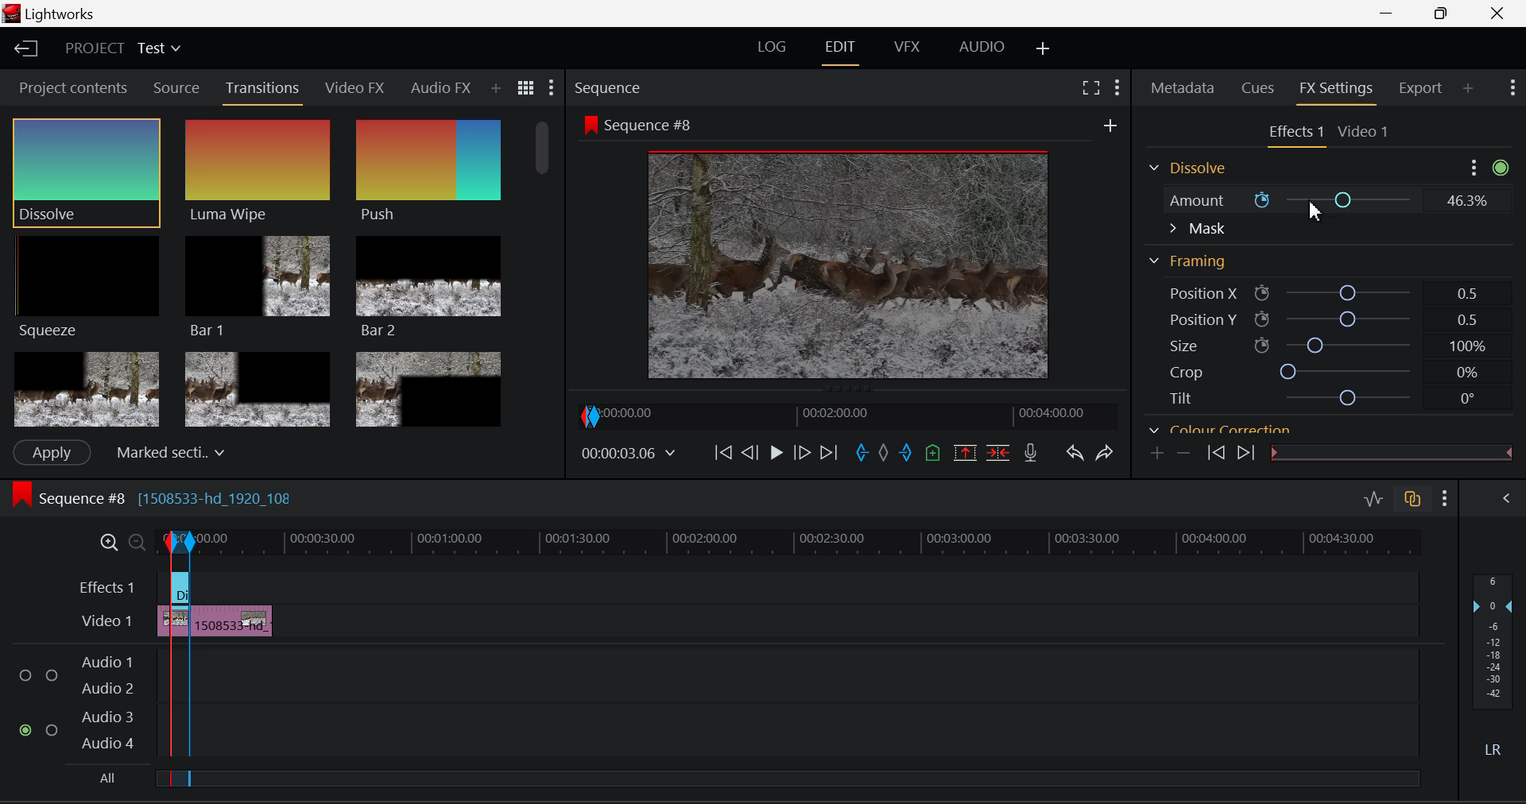 This screenshot has height=804, width=1526. What do you see at coordinates (27, 50) in the screenshot?
I see `Go to Homepage` at bounding box center [27, 50].